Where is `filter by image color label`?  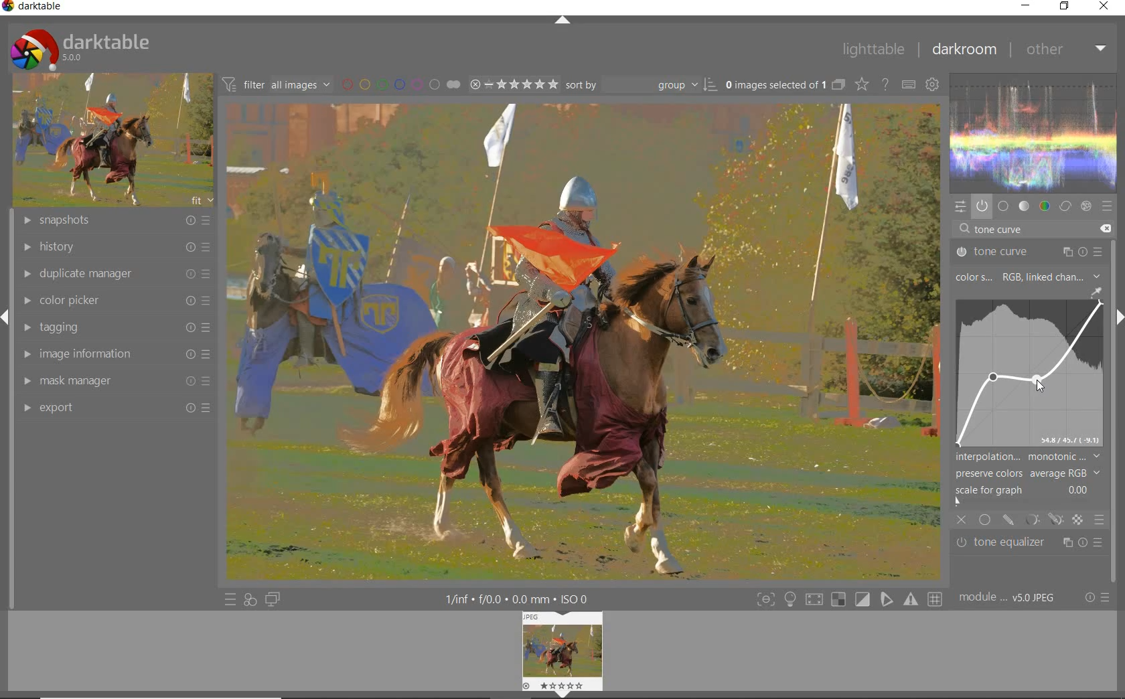
filter by image color label is located at coordinates (399, 84).